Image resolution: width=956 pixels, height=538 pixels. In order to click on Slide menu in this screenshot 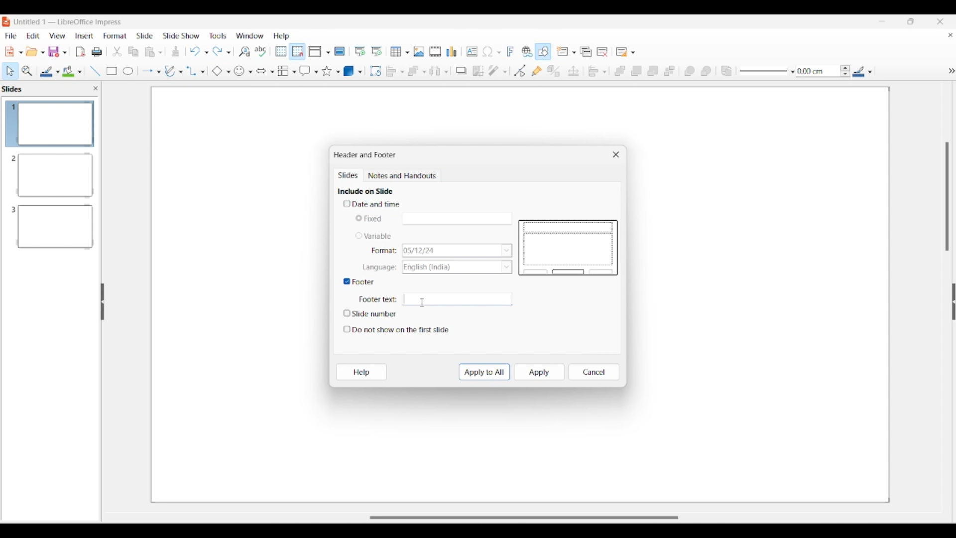, I will do `click(145, 36)`.